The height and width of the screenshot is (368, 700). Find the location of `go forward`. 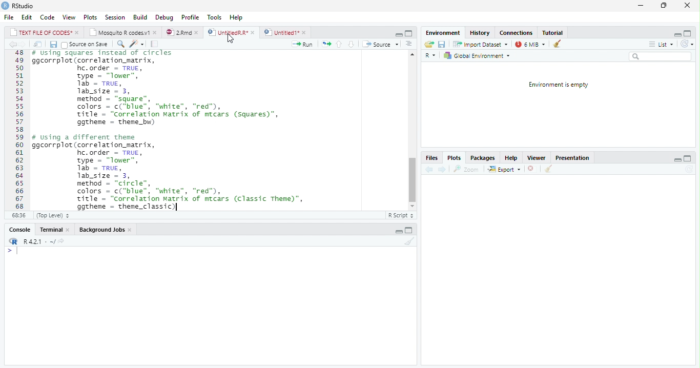

go forward is located at coordinates (442, 170).